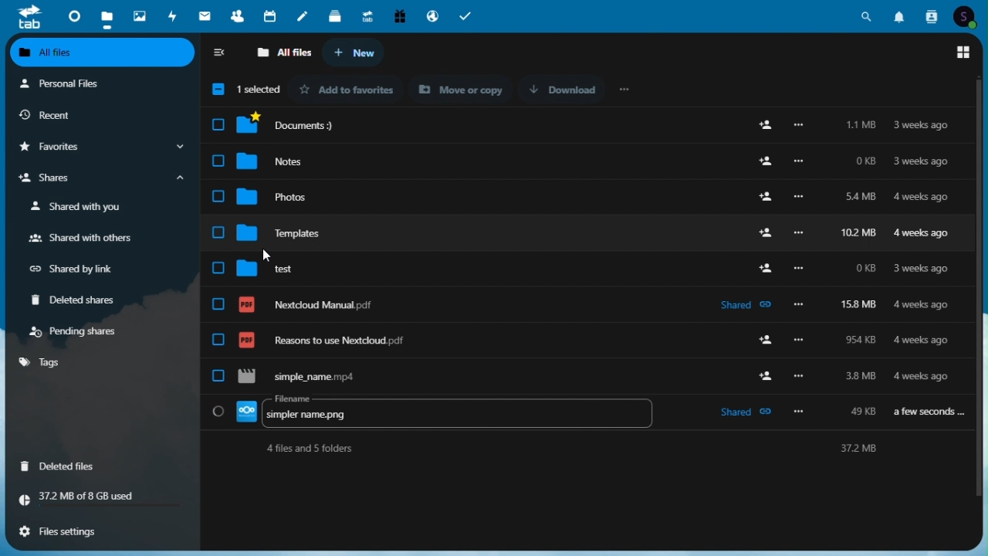  Describe the element at coordinates (42, 362) in the screenshot. I see `tags` at that location.